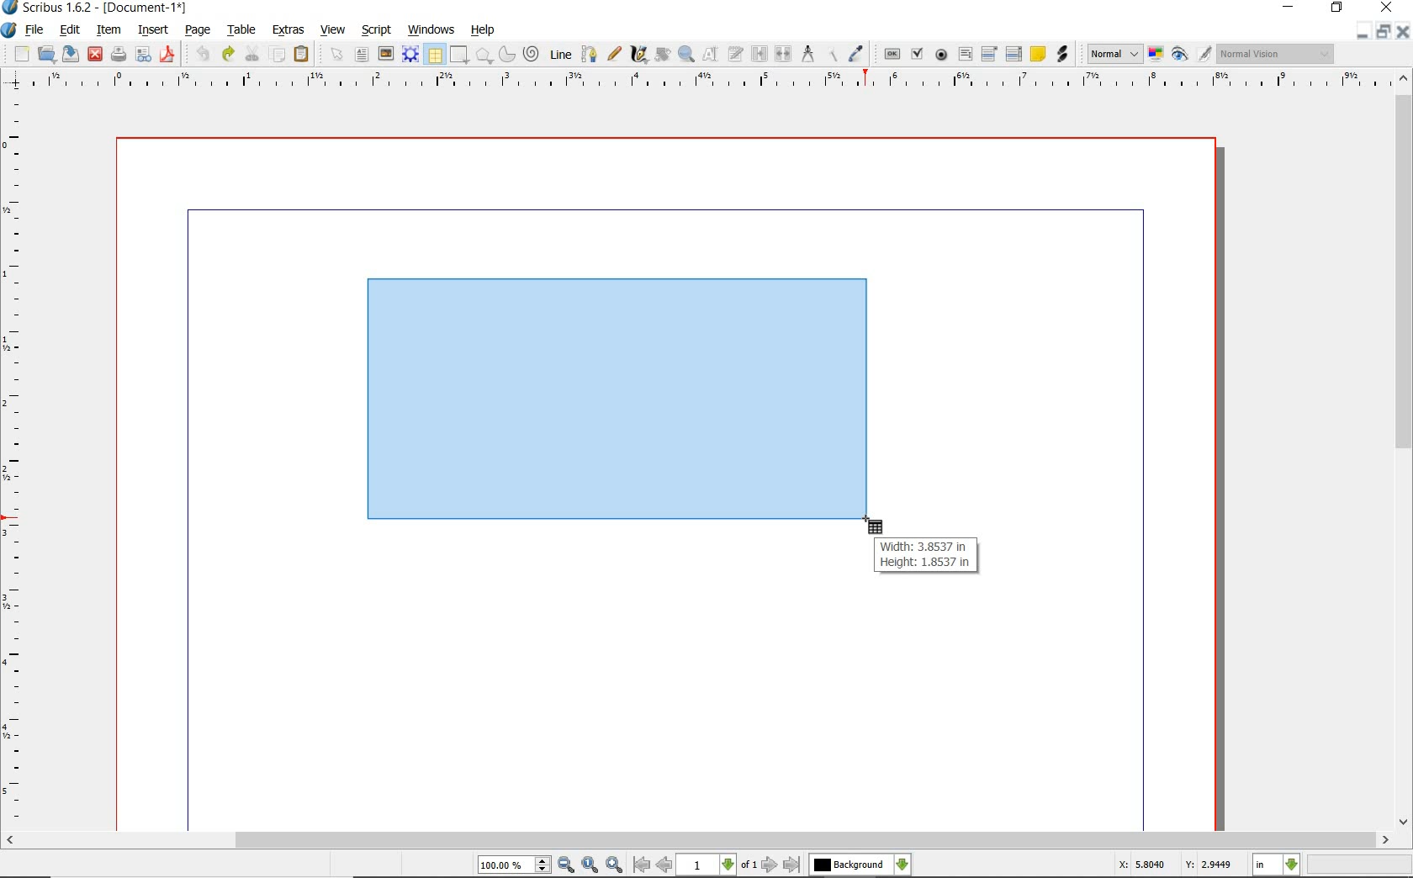 The image size is (1413, 878). I want to click on text frame, so click(363, 56).